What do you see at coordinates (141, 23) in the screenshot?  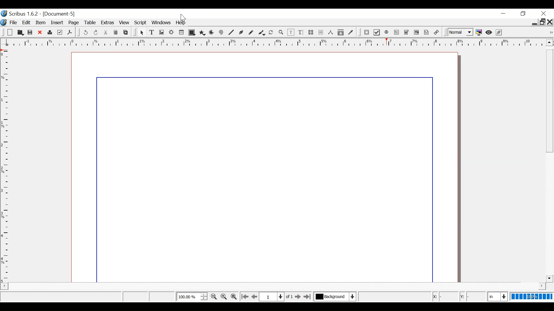 I see `Script` at bounding box center [141, 23].